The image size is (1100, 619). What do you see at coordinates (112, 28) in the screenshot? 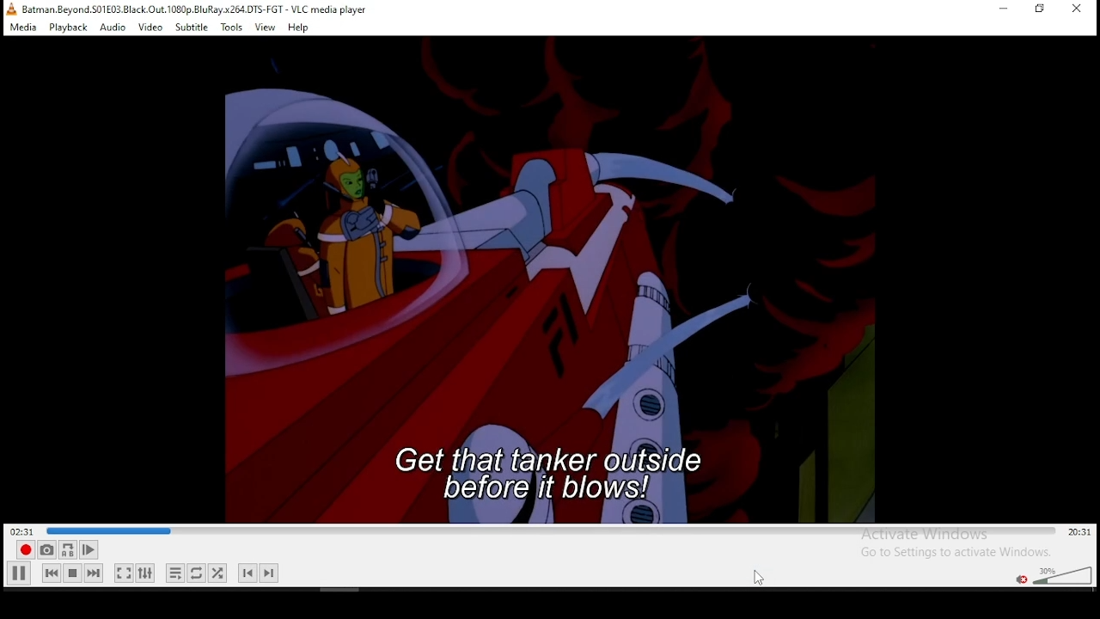
I see `audio` at bounding box center [112, 28].